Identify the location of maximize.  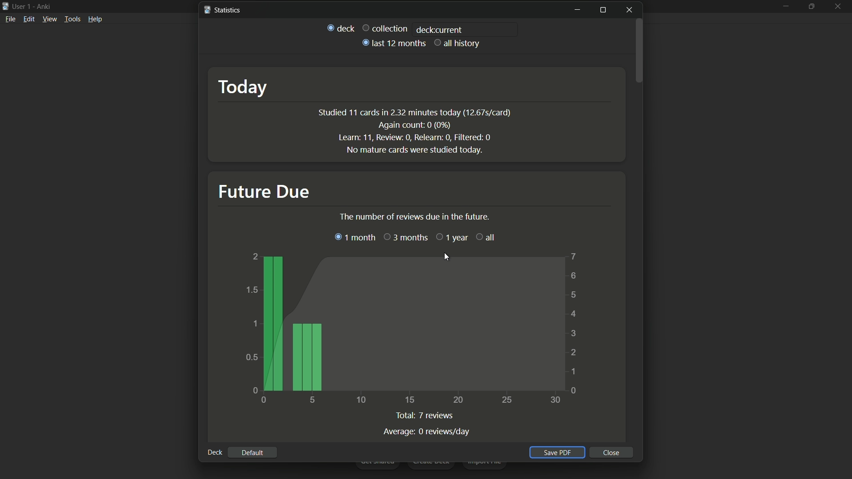
(602, 10).